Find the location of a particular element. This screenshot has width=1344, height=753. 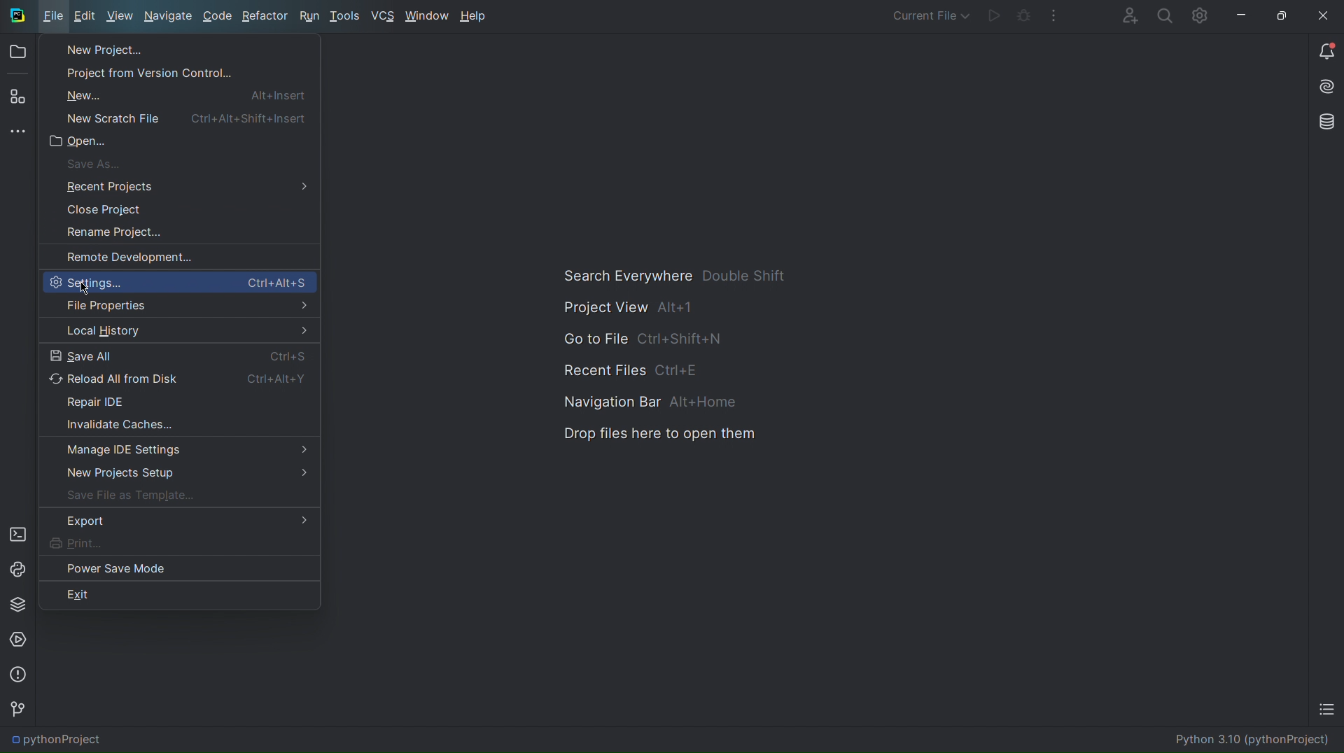

Tools is located at coordinates (346, 15).